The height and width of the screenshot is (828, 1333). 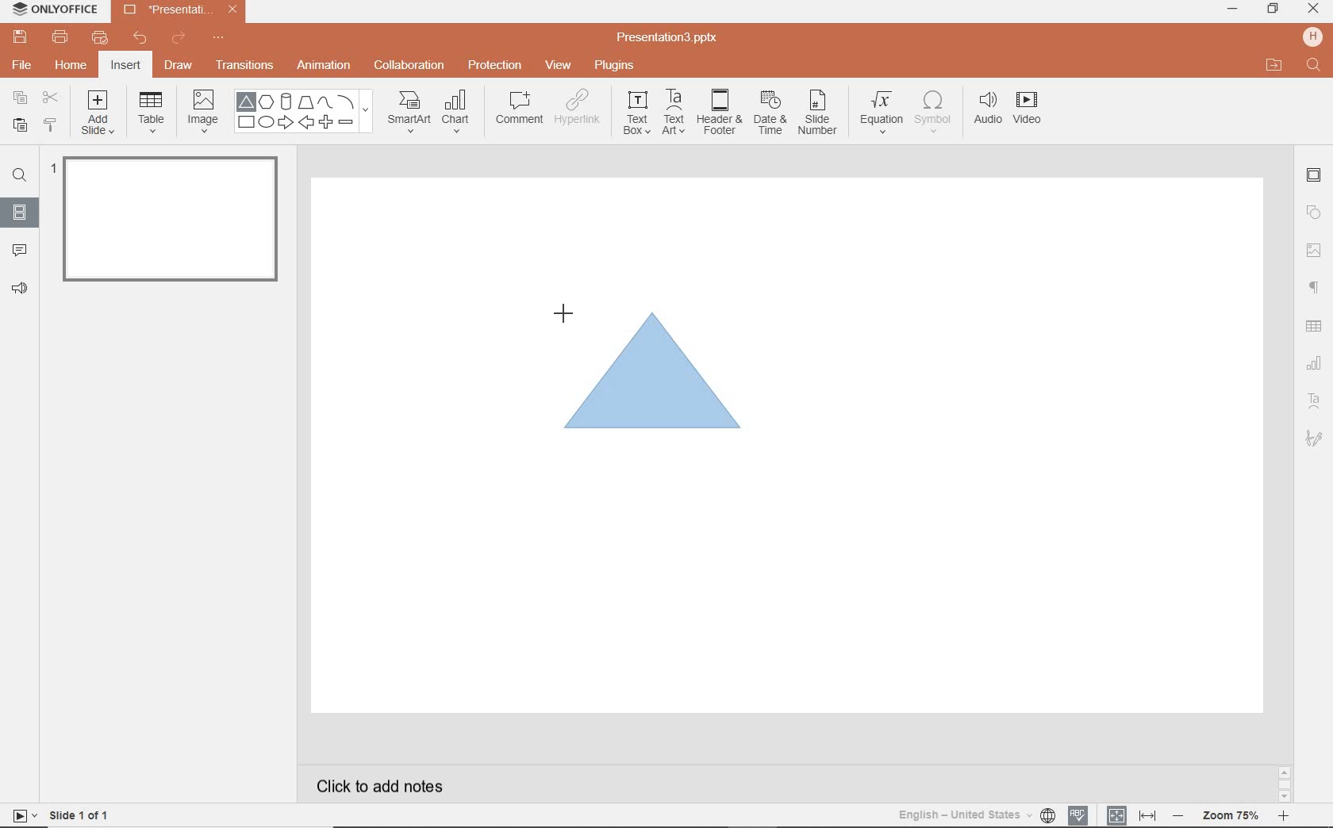 I want to click on SLIDE 1 OF 1, so click(x=83, y=814).